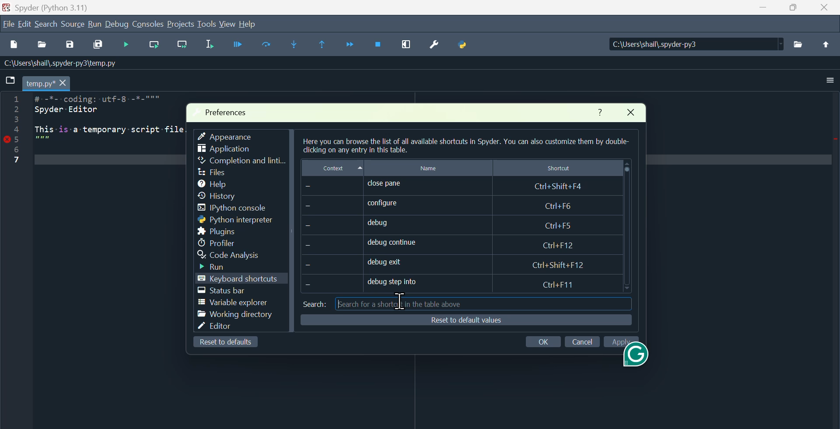 This screenshot has height=429, width=840. What do you see at coordinates (470, 46) in the screenshot?
I see `Python path manager` at bounding box center [470, 46].